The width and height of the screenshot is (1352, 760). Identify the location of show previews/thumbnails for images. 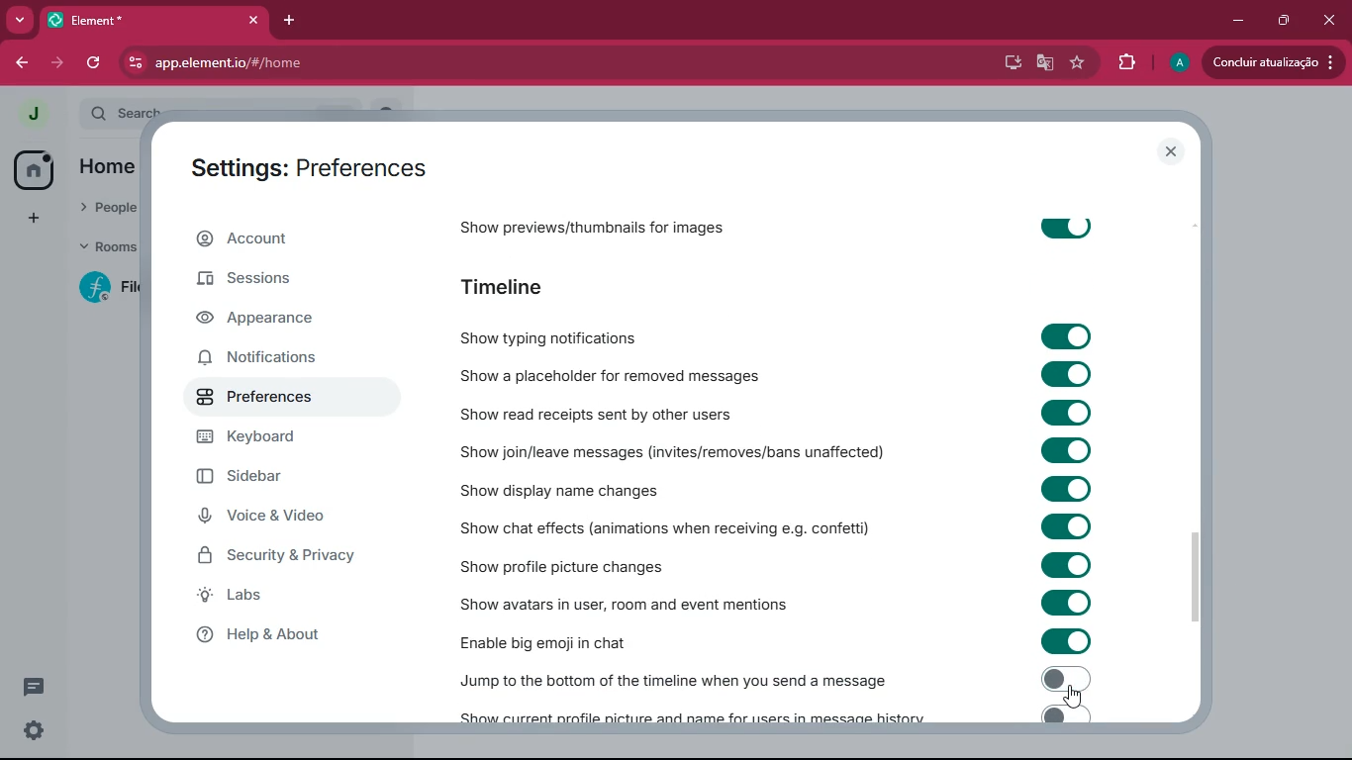
(615, 231).